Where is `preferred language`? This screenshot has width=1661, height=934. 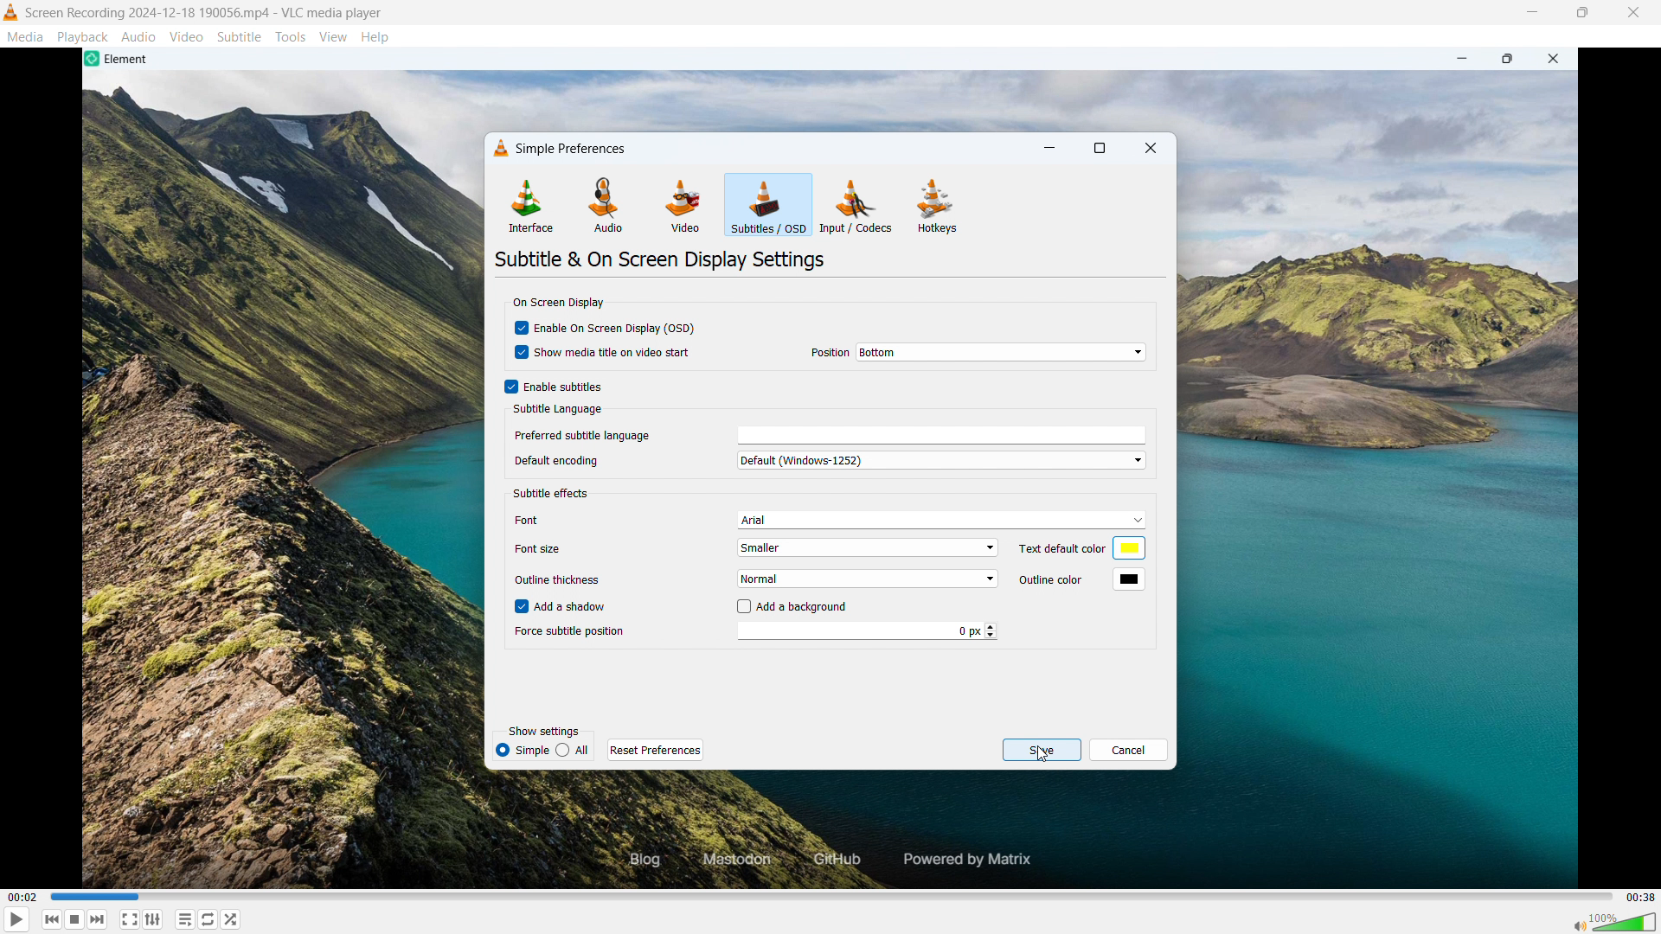
preferred language is located at coordinates (581, 435).